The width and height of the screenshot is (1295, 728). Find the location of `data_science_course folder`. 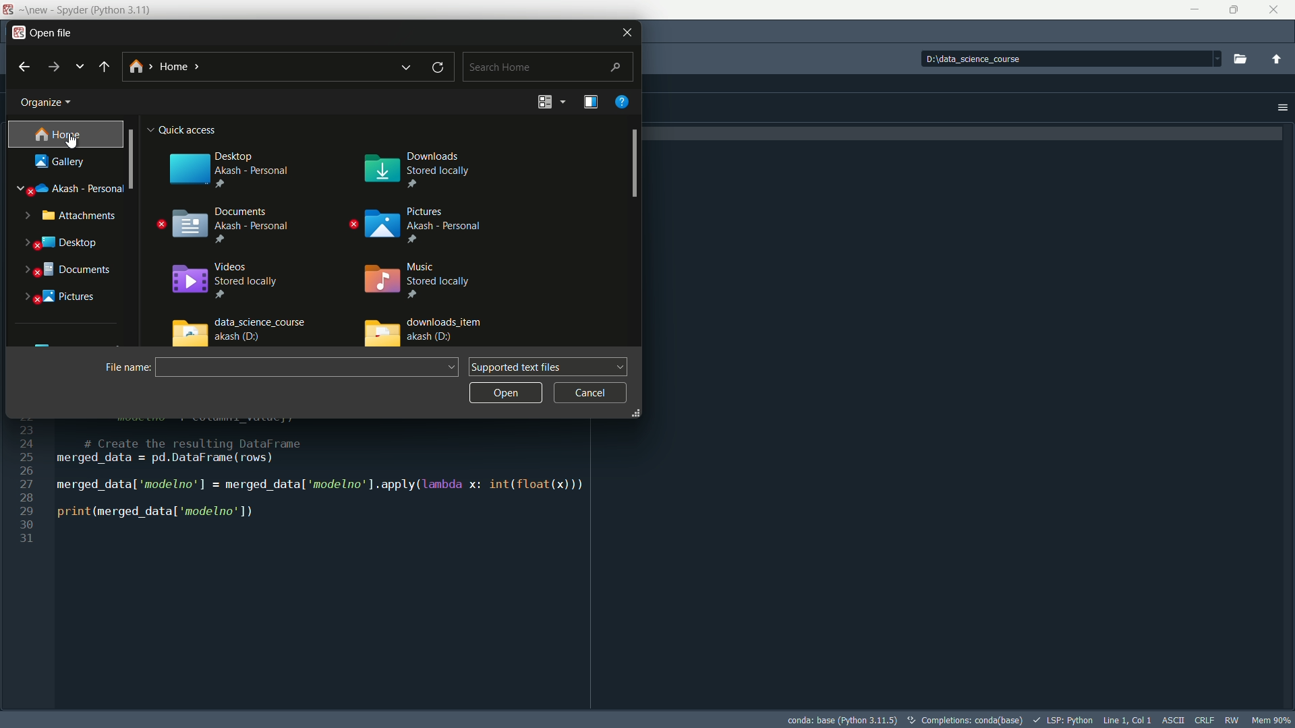

data_science_course folder is located at coordinates (237, 332).